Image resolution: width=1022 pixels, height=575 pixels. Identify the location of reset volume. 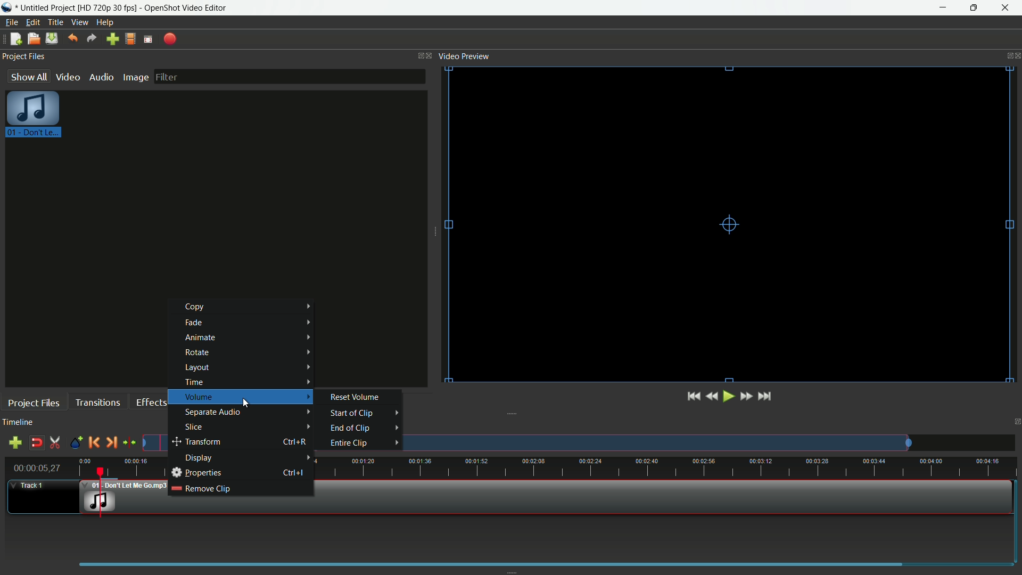
(356, 397).